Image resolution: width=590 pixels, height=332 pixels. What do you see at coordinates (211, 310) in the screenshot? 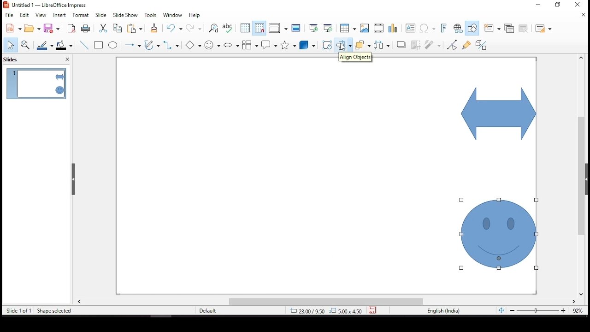
I see `default` at bounding box center [211, 310].